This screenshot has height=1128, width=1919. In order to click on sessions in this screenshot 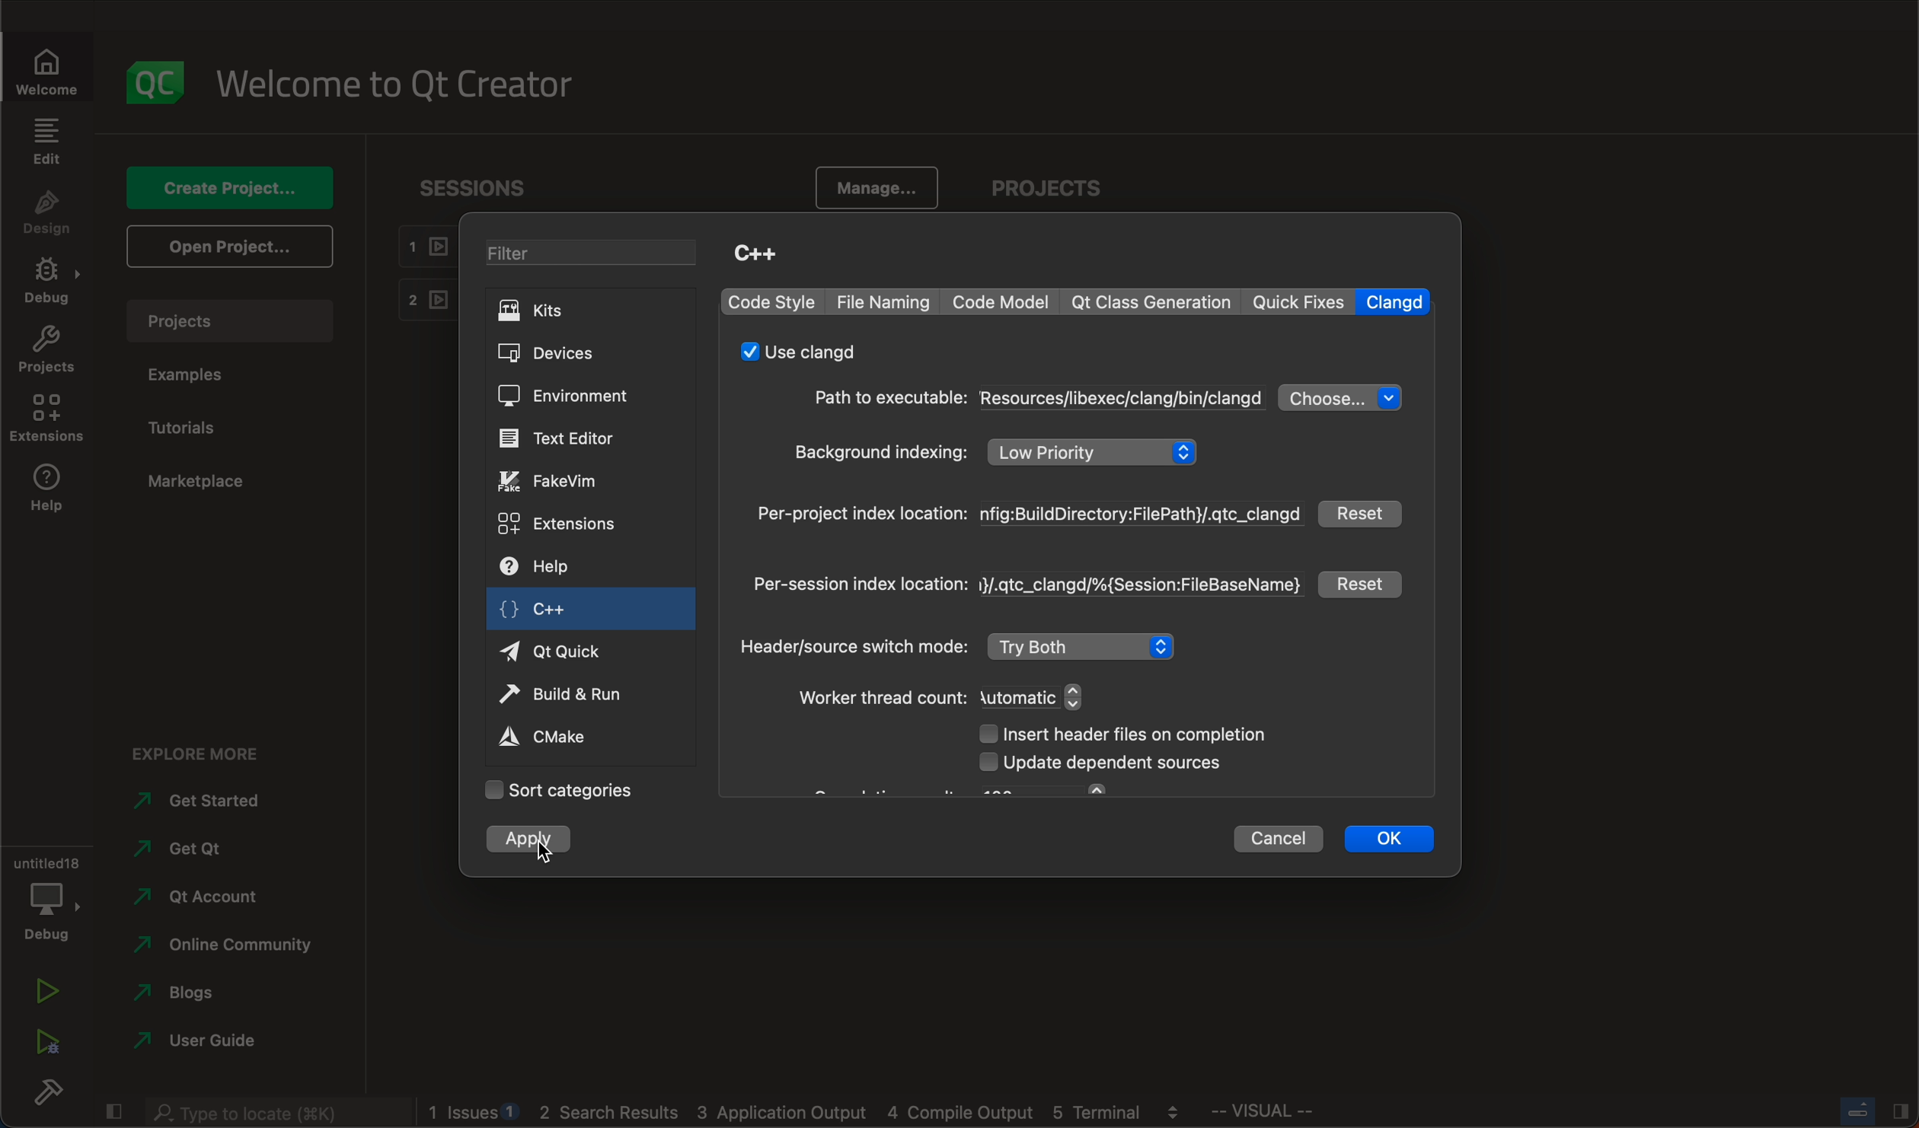, I will do `click(468, 186)`.